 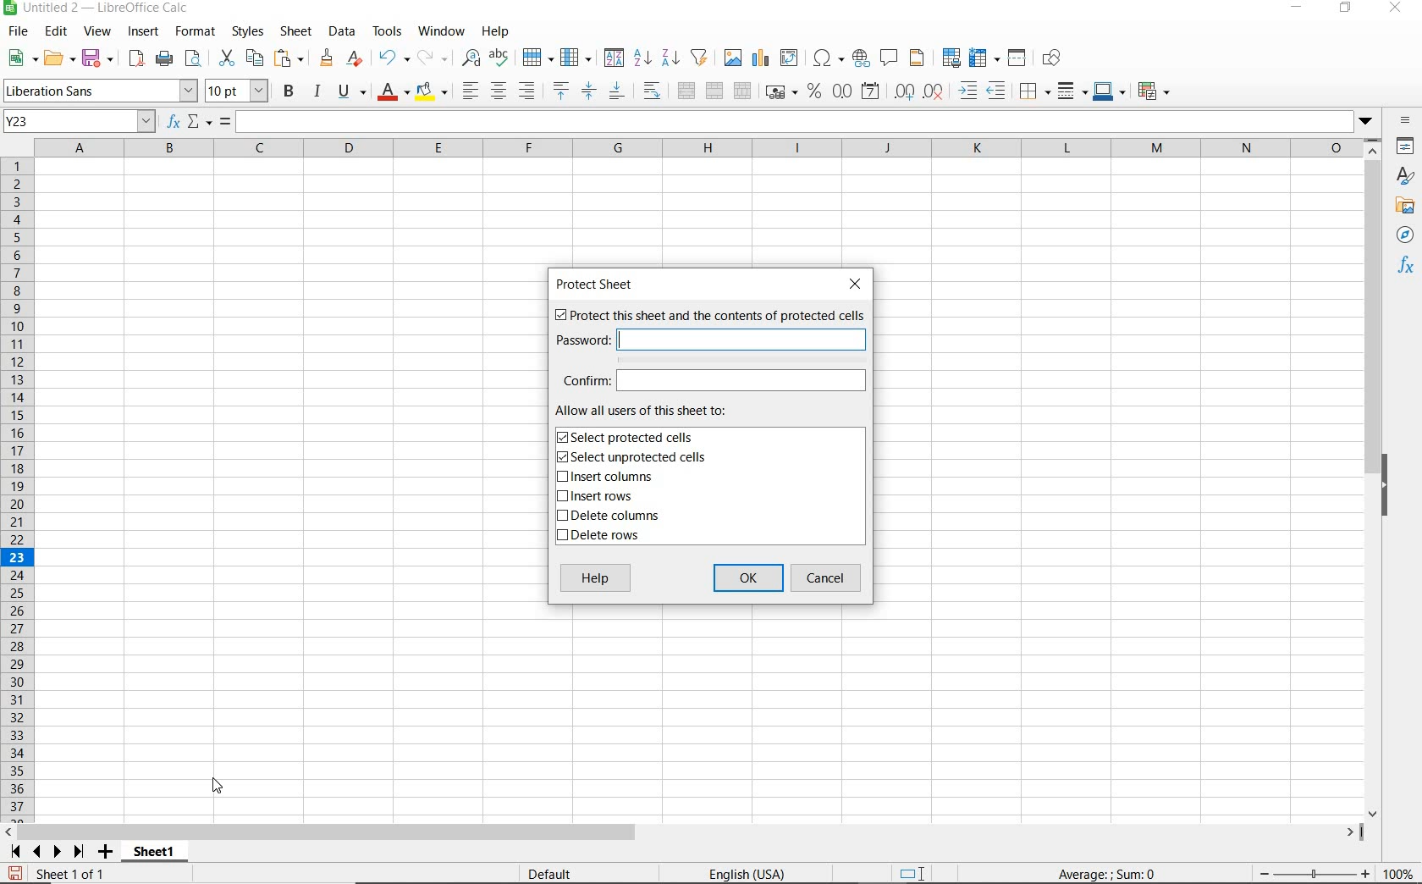 What do you see at coordinates (295, 33) in the screenshot?
I see `SHEET` at bounding box center [295, 33].